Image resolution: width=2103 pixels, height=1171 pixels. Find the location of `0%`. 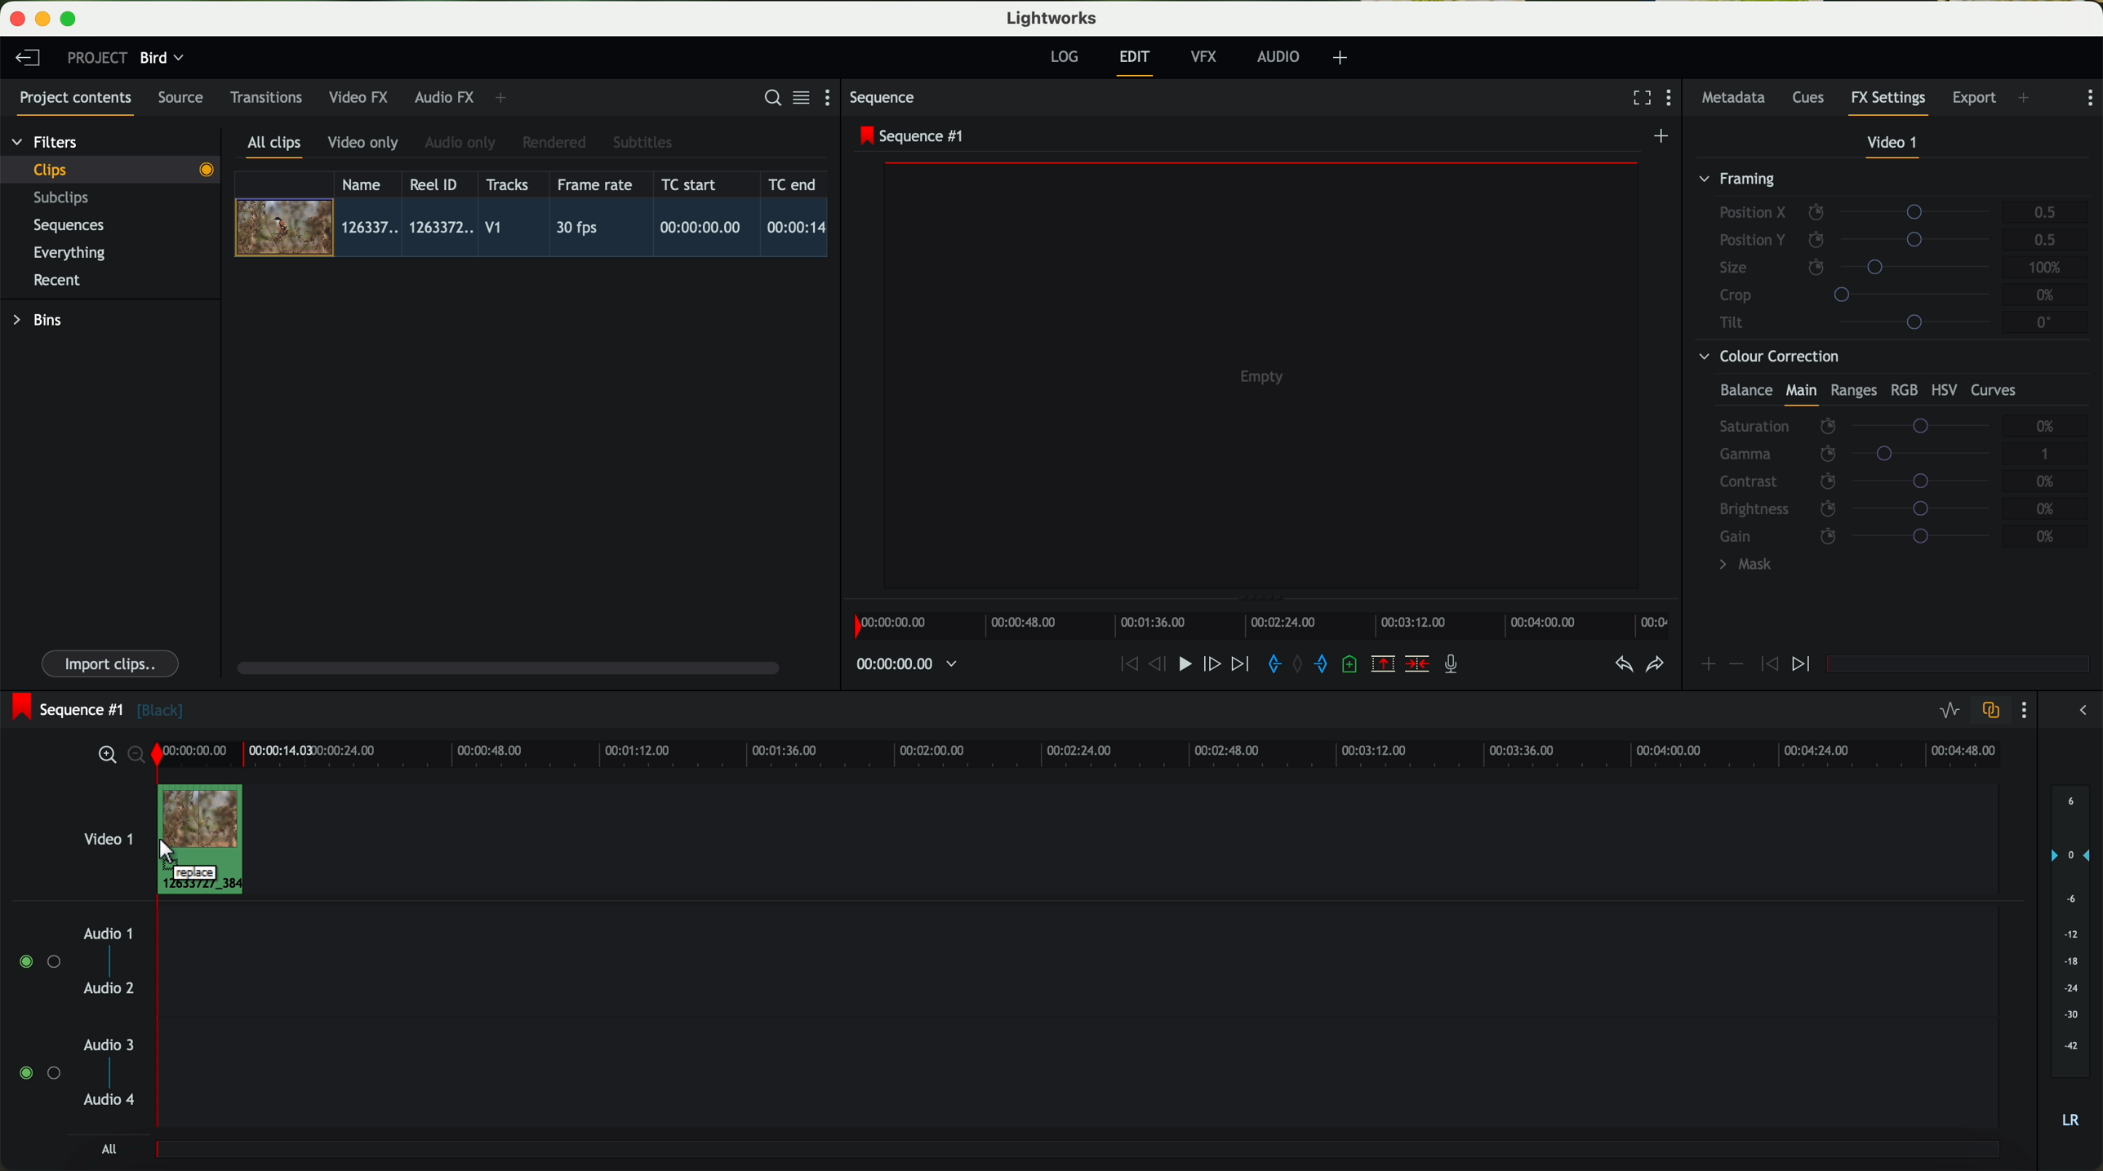

0% is located at coordinates (2046, 426).